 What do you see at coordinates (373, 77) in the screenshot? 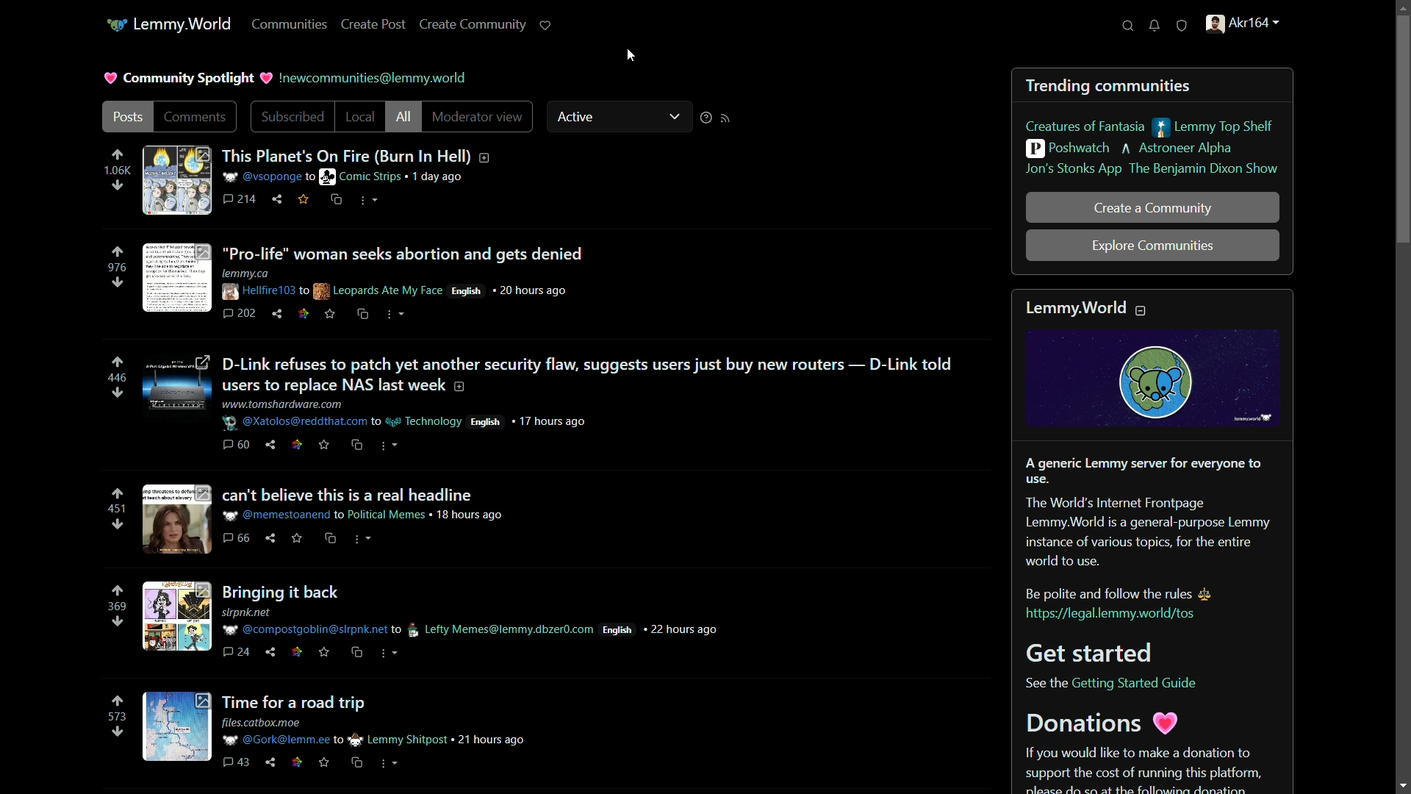
I see `text` at bounding box center [373, 77].